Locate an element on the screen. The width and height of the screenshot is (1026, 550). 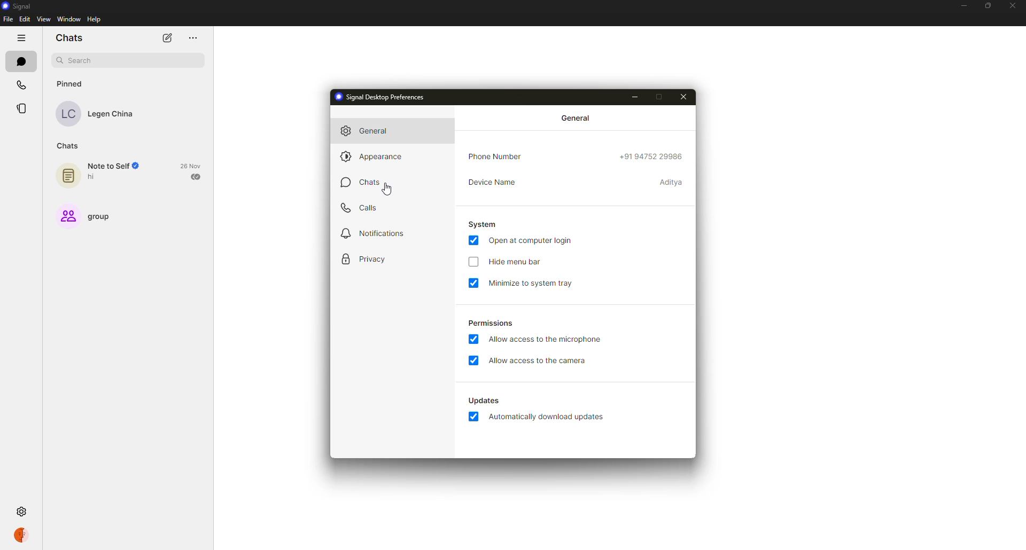
calls is located at coordinates (21, 87).